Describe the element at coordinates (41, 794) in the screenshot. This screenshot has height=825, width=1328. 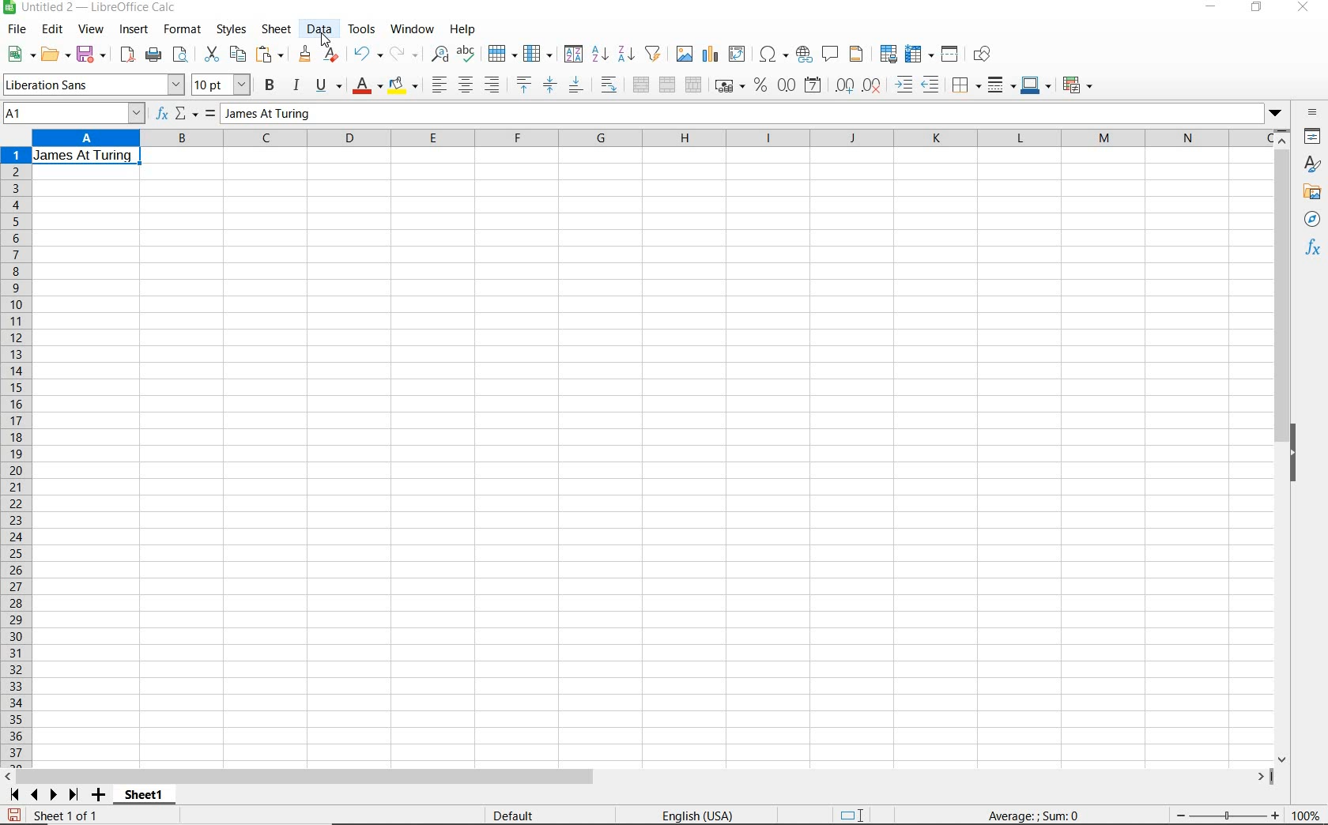
I see `scroll sheets` at that location.